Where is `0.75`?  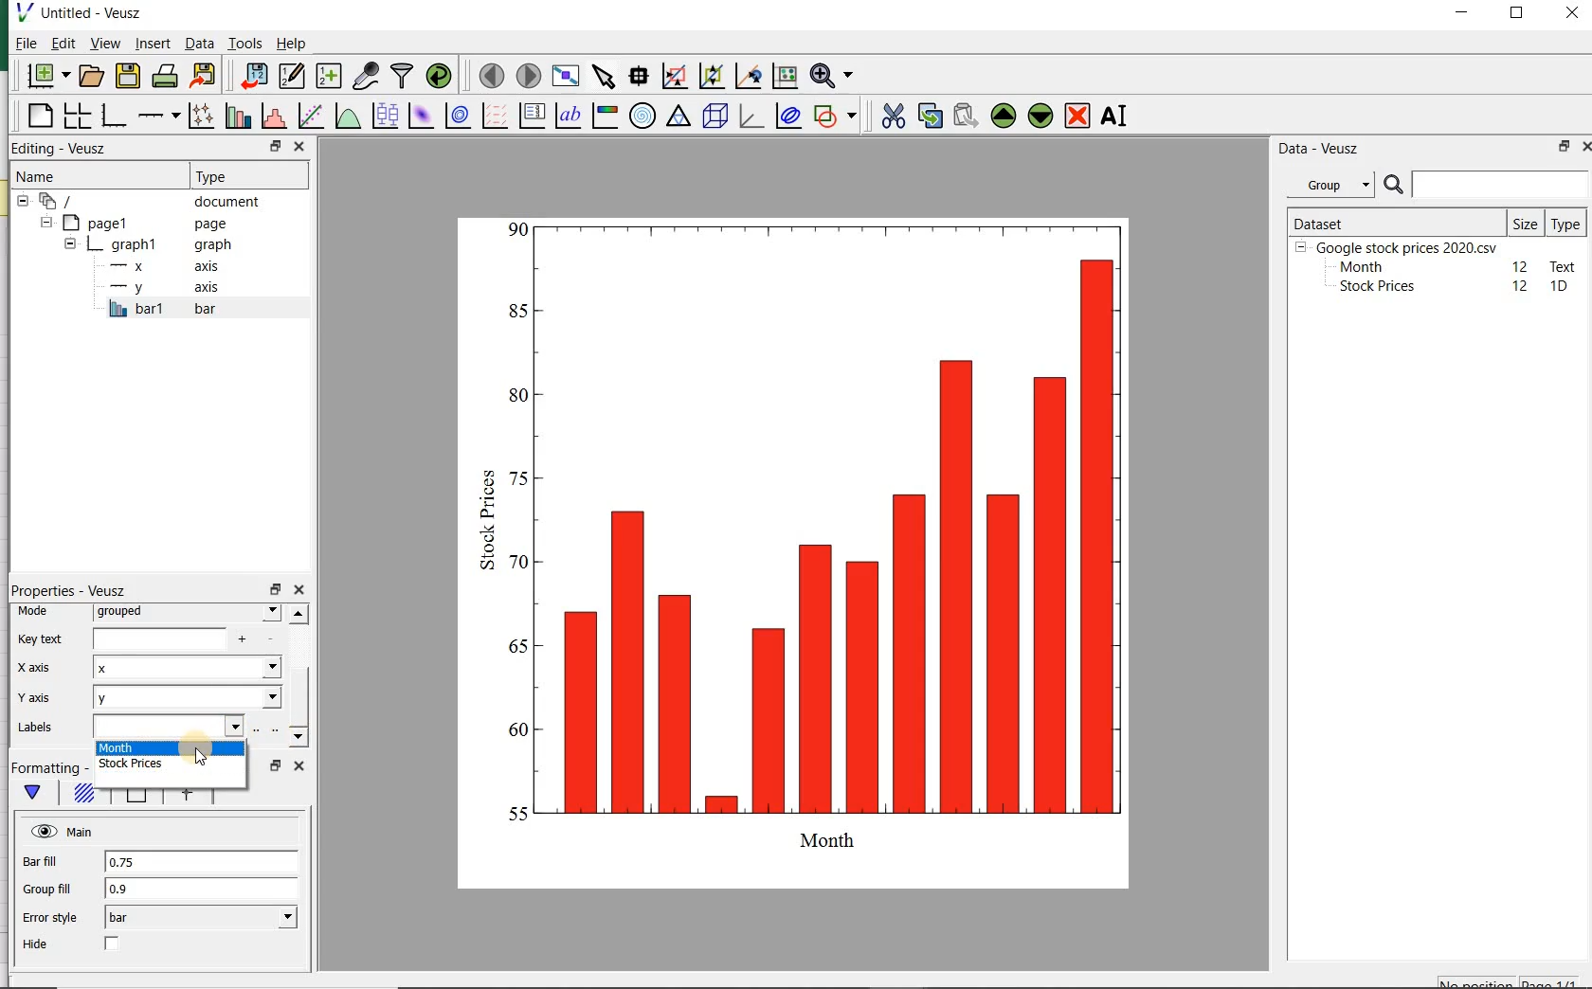
0.75 is located at coordinates (203, 862).